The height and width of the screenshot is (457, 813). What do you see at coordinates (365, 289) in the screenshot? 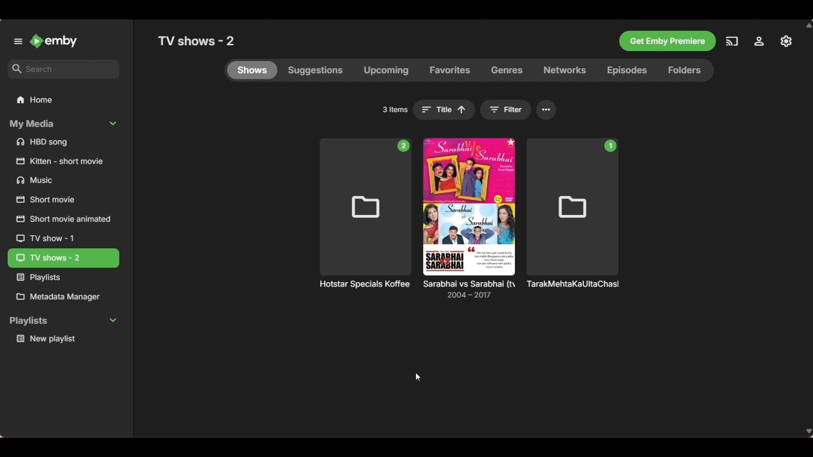
I see `TV shows sorted according to IMDb rating in ascending order` at bounding box center [365, 289].